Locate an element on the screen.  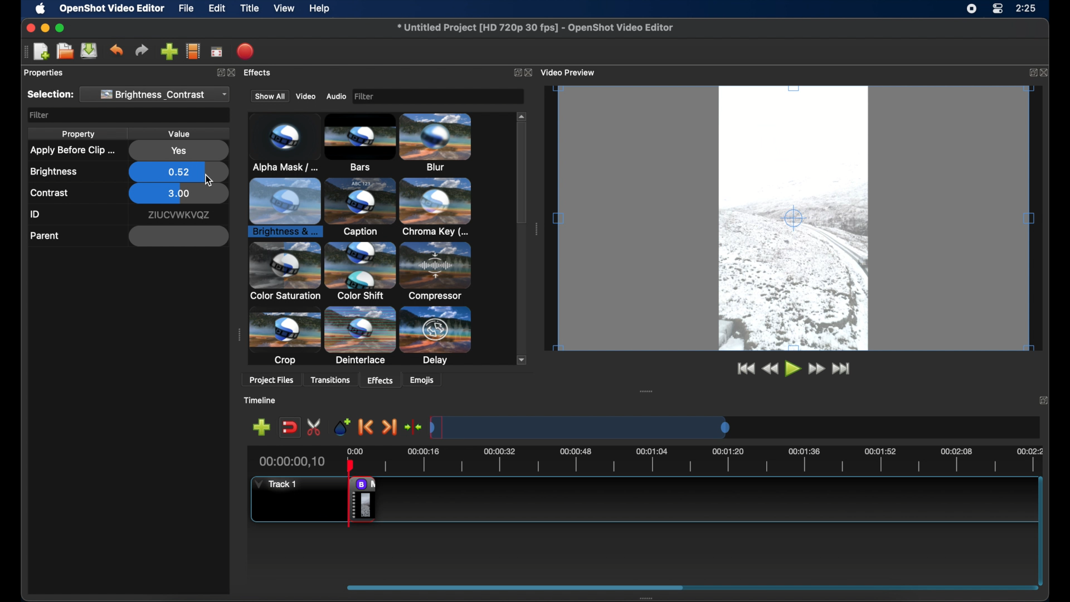
scroll up arrow is located at coordinates (521, 115).